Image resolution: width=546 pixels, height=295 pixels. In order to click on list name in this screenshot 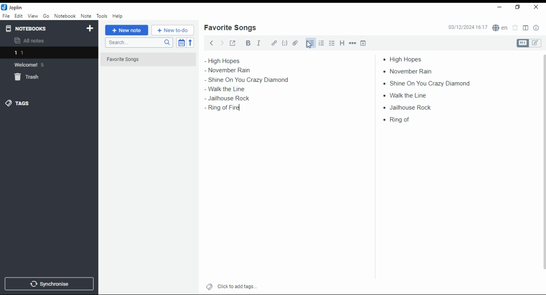, I will do `click(230, 28)`.